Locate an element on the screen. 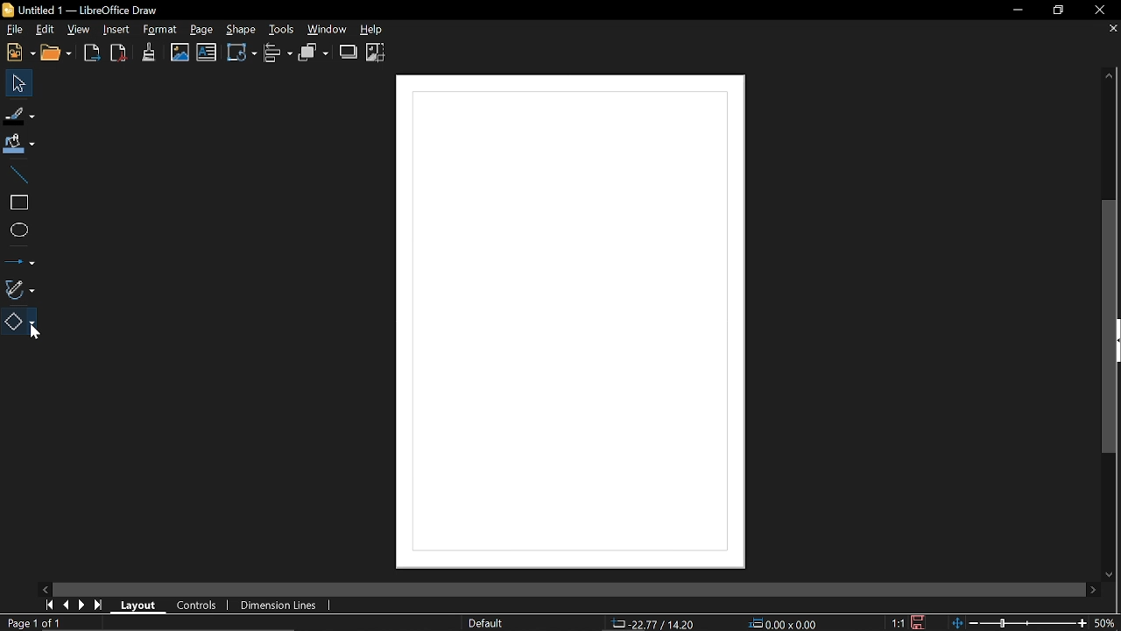  Format is located at coordinates (159, 30).